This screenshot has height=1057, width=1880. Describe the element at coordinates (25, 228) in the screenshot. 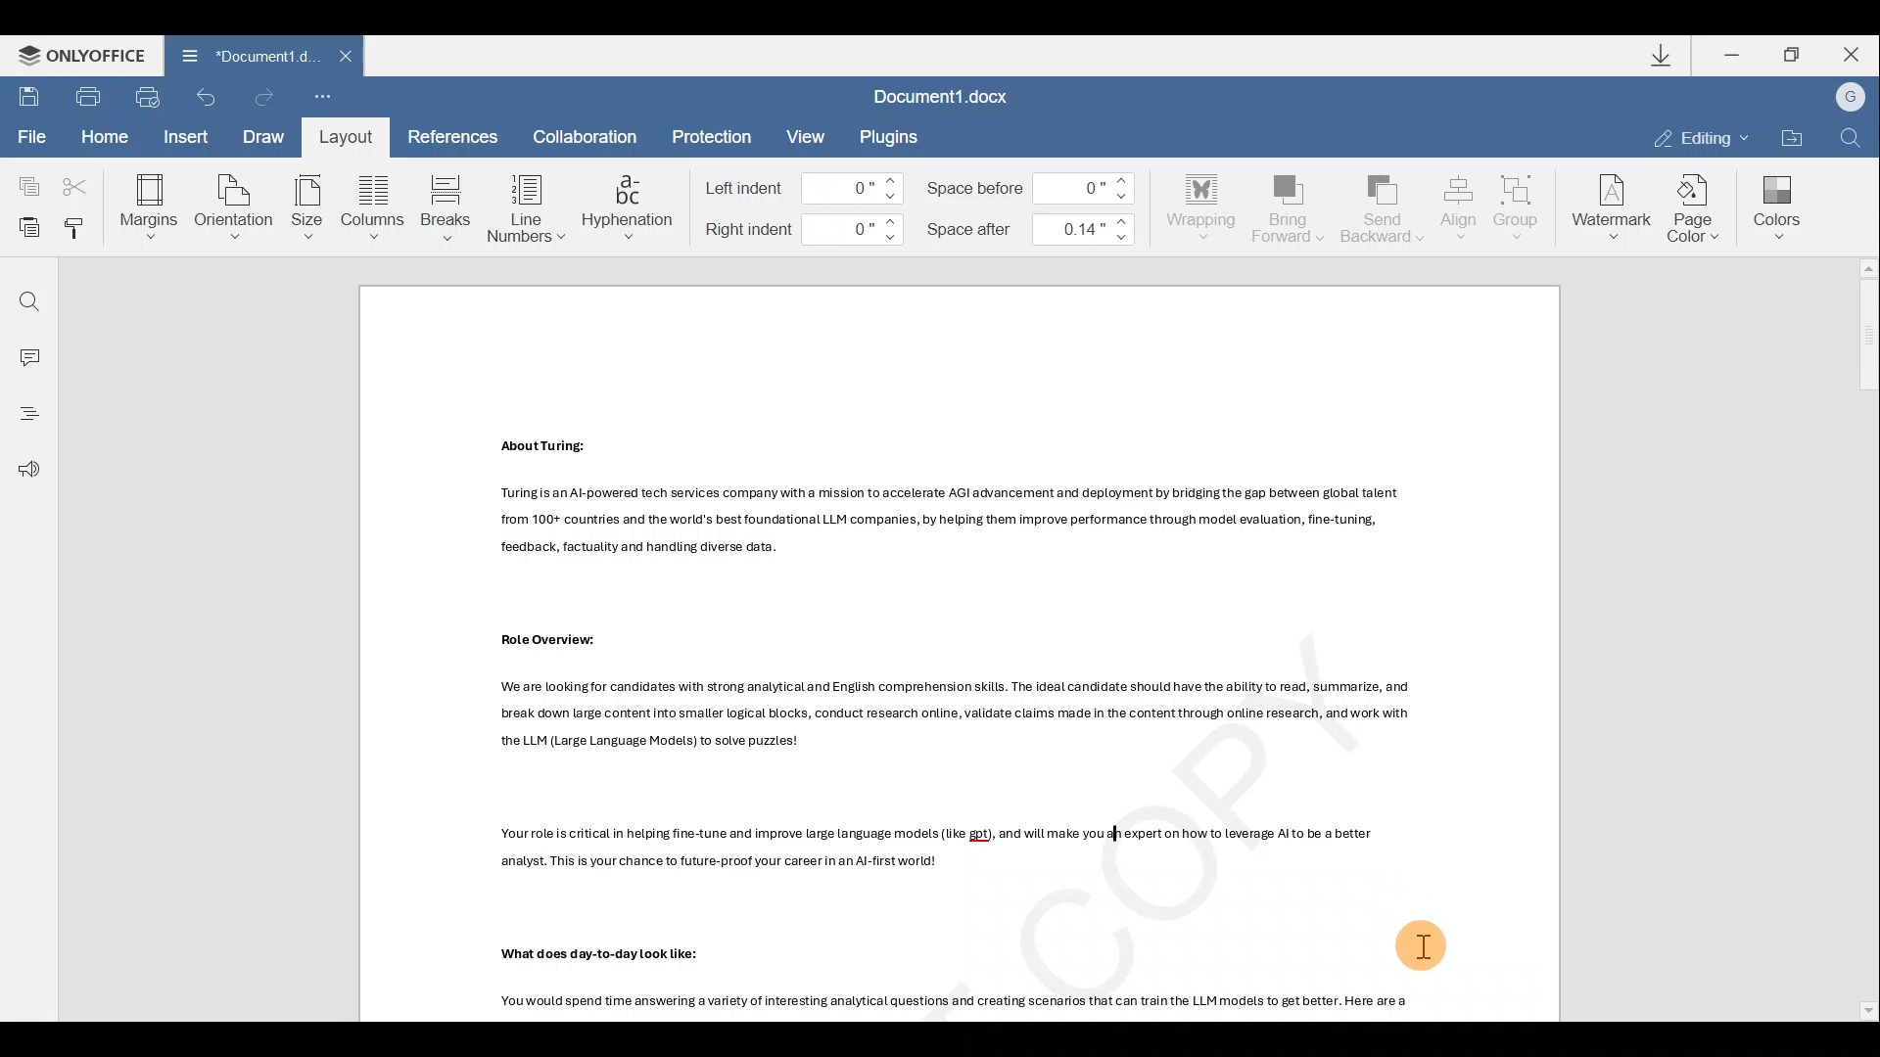

I see `Paste` at that location.